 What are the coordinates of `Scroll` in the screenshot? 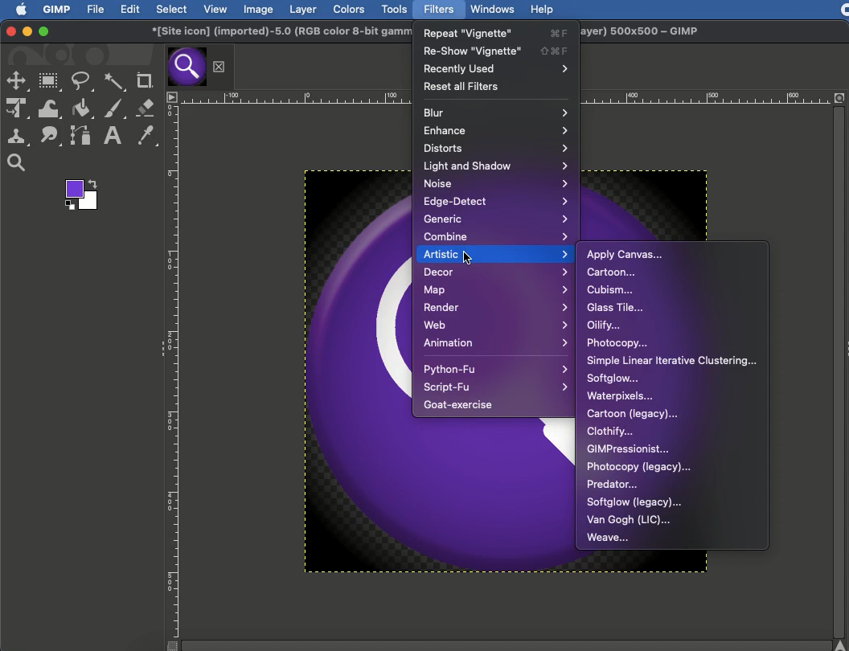 It's located at (496, 645).